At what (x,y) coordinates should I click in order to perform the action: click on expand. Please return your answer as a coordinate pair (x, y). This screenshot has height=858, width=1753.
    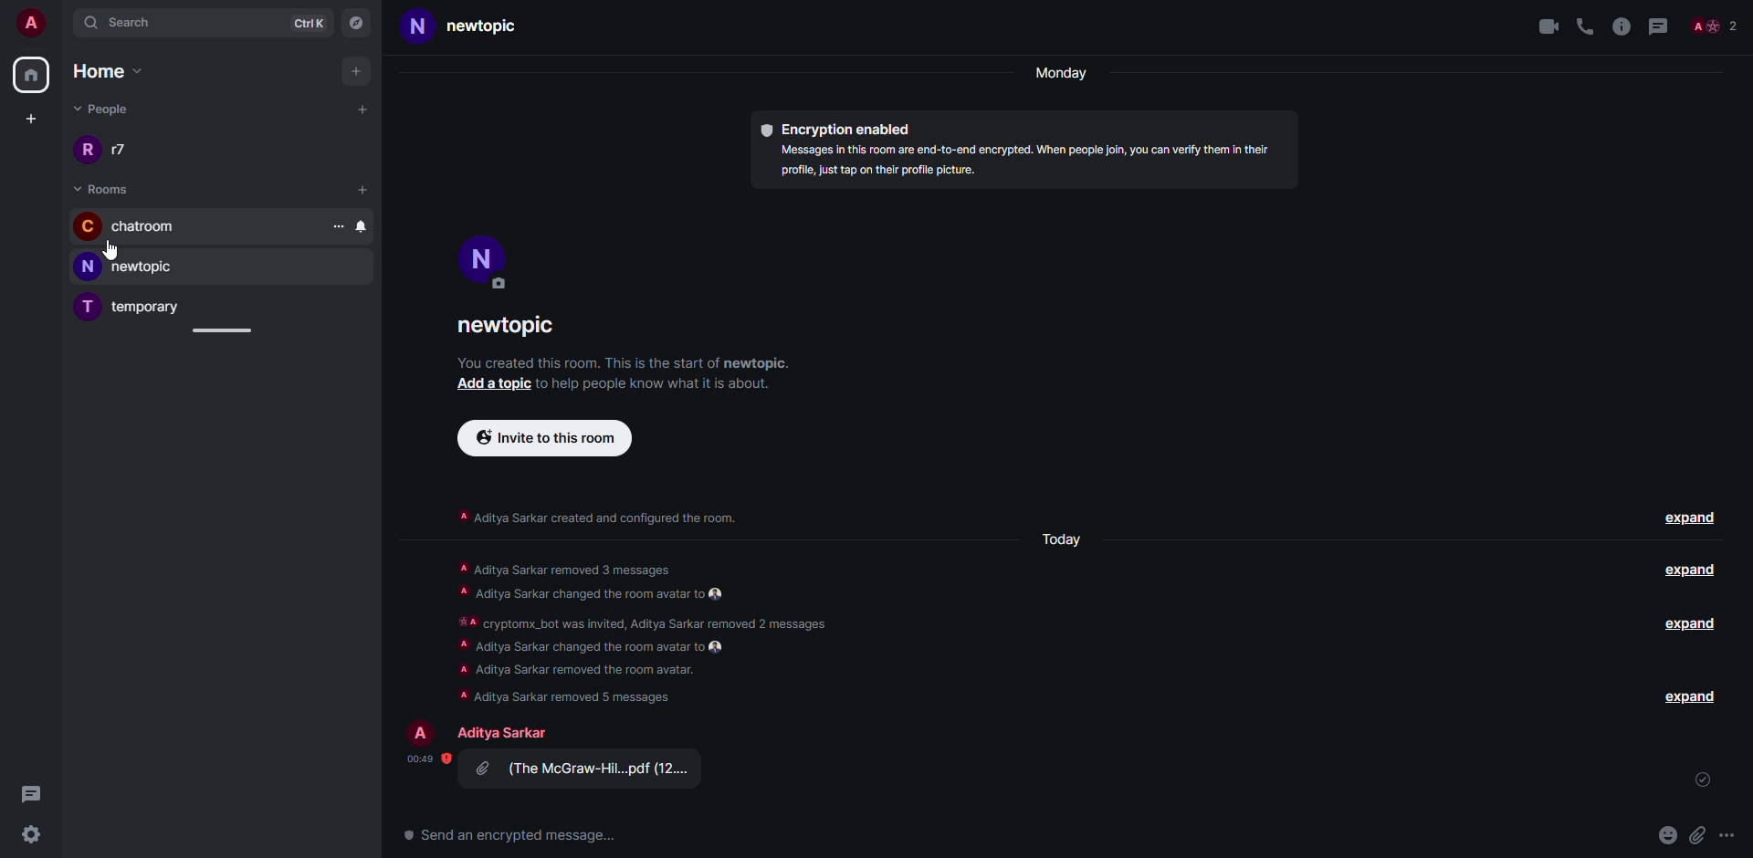
    Looking at the image, I should click on (1695, 519).